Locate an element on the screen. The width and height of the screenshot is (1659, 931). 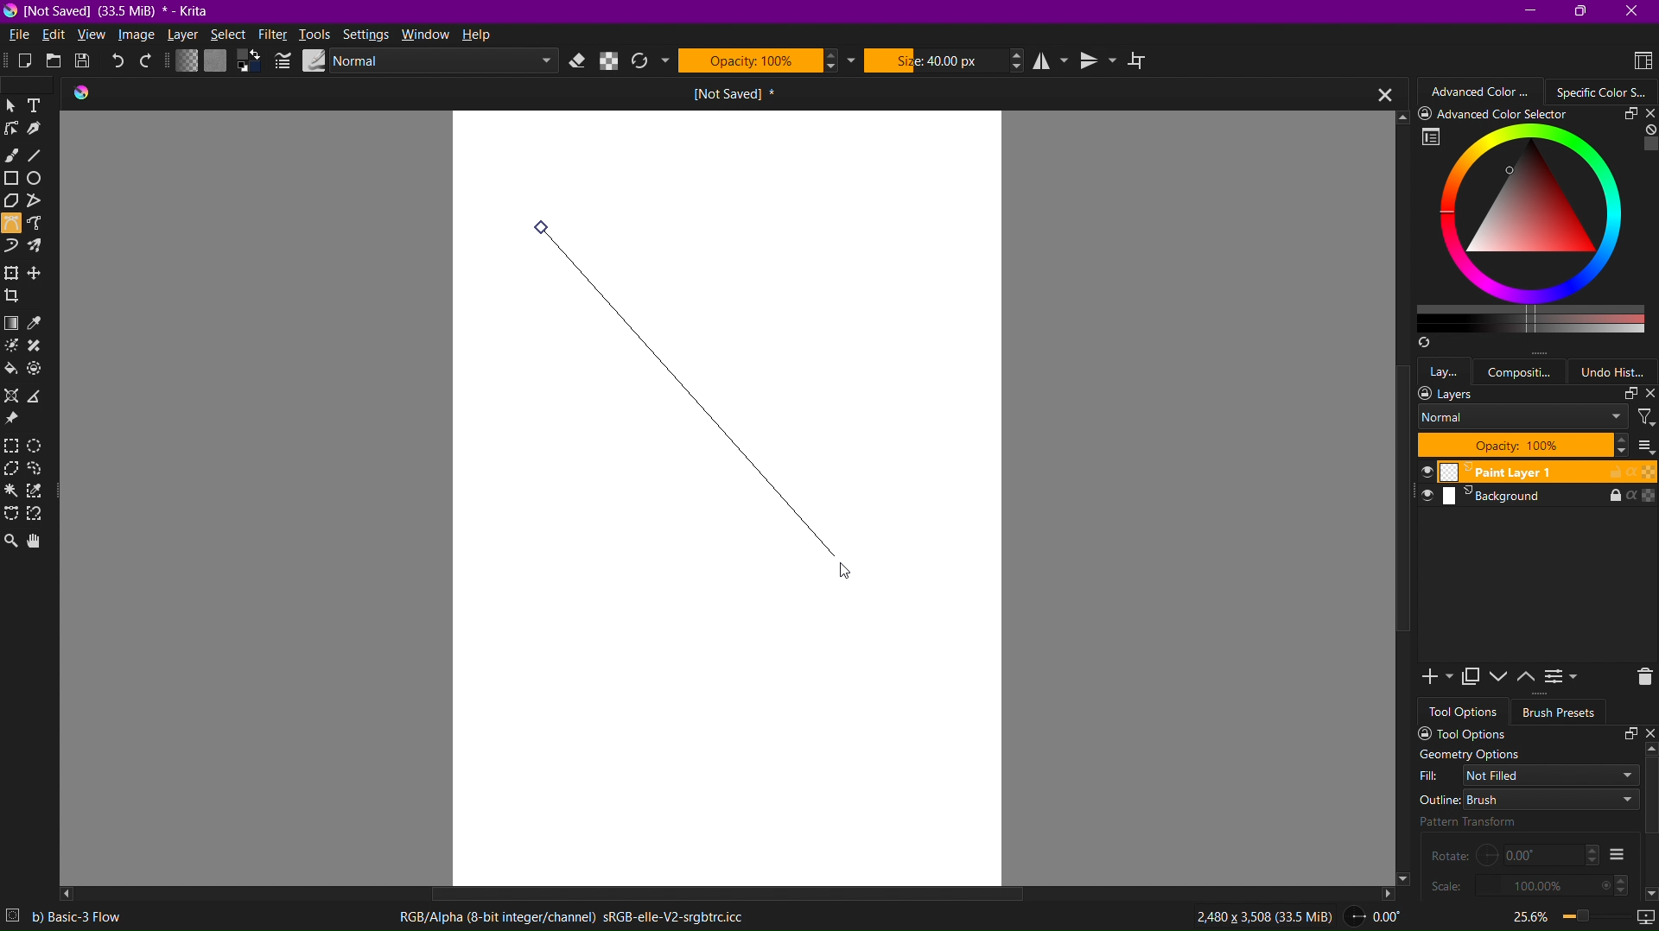
Enclose and fill tool is located at coordinates (41, 371).